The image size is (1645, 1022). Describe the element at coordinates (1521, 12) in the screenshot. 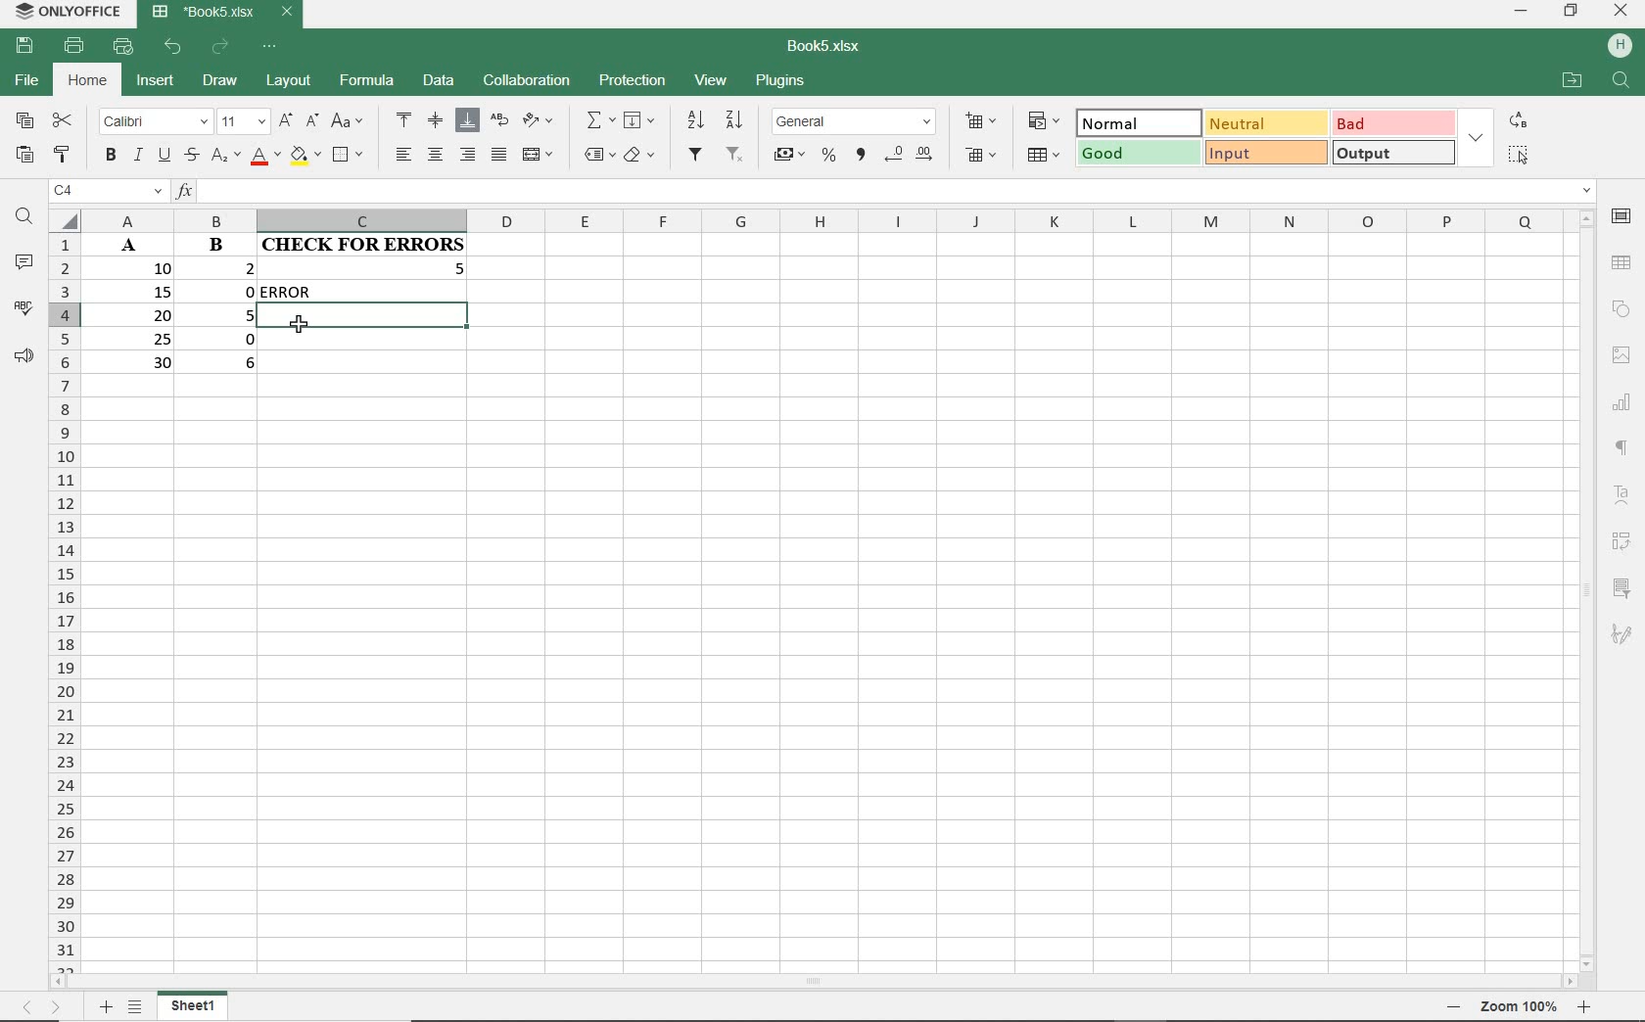

I see `MINIMIZE` at that location.